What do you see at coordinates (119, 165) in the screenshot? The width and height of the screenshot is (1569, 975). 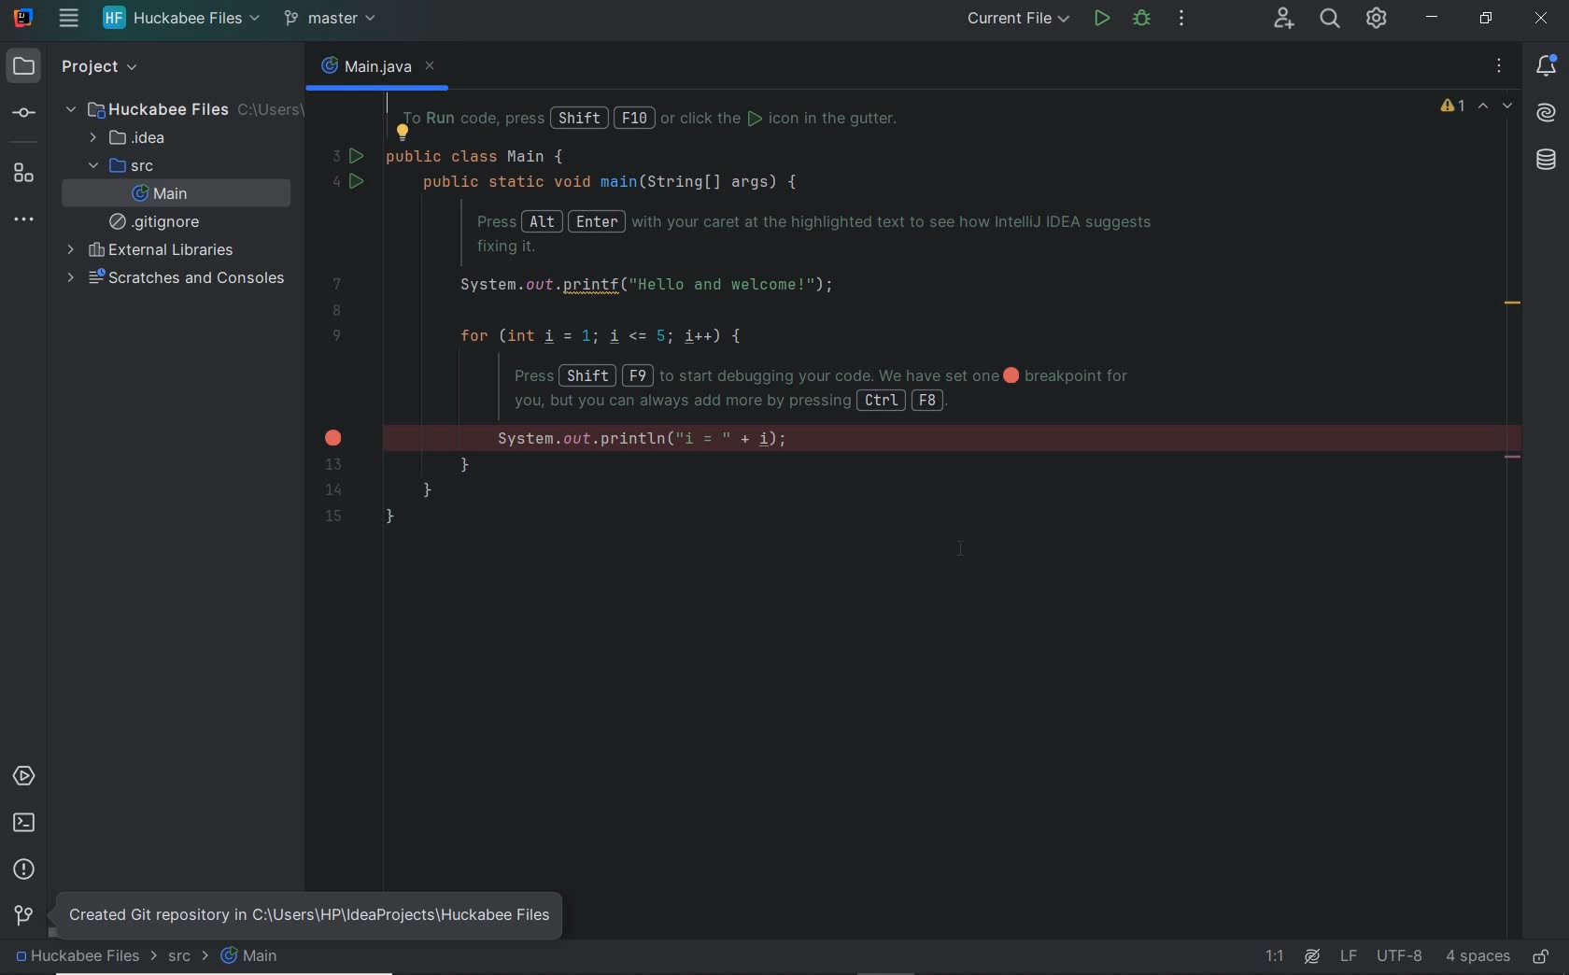 I see `src` at bounding box center [119, 165].